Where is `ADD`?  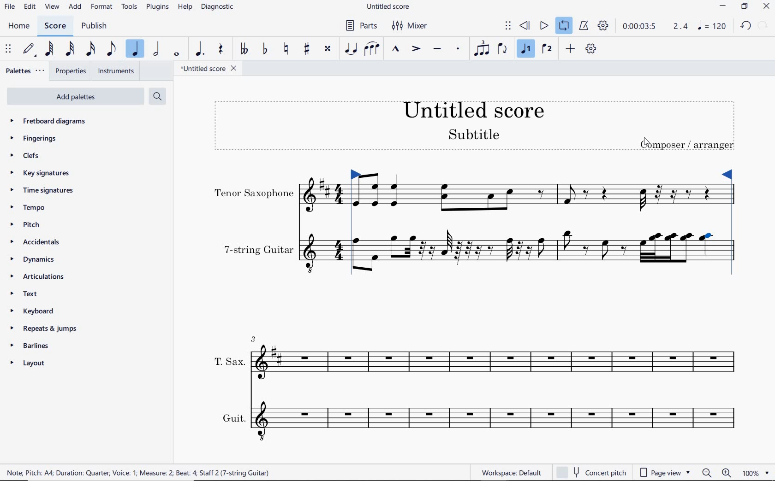 ADD is located at coordinates (570, 50).